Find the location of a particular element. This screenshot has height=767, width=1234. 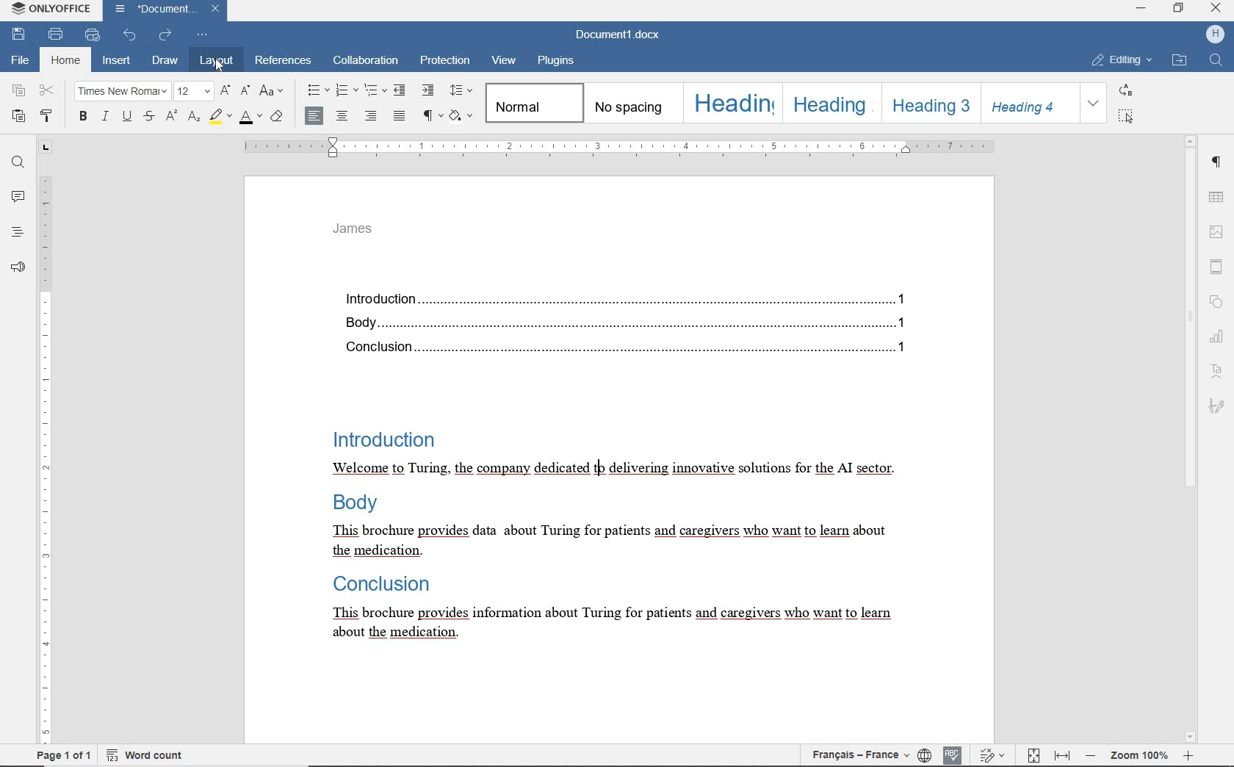

feedback & support is located at coordinates (16, 268).